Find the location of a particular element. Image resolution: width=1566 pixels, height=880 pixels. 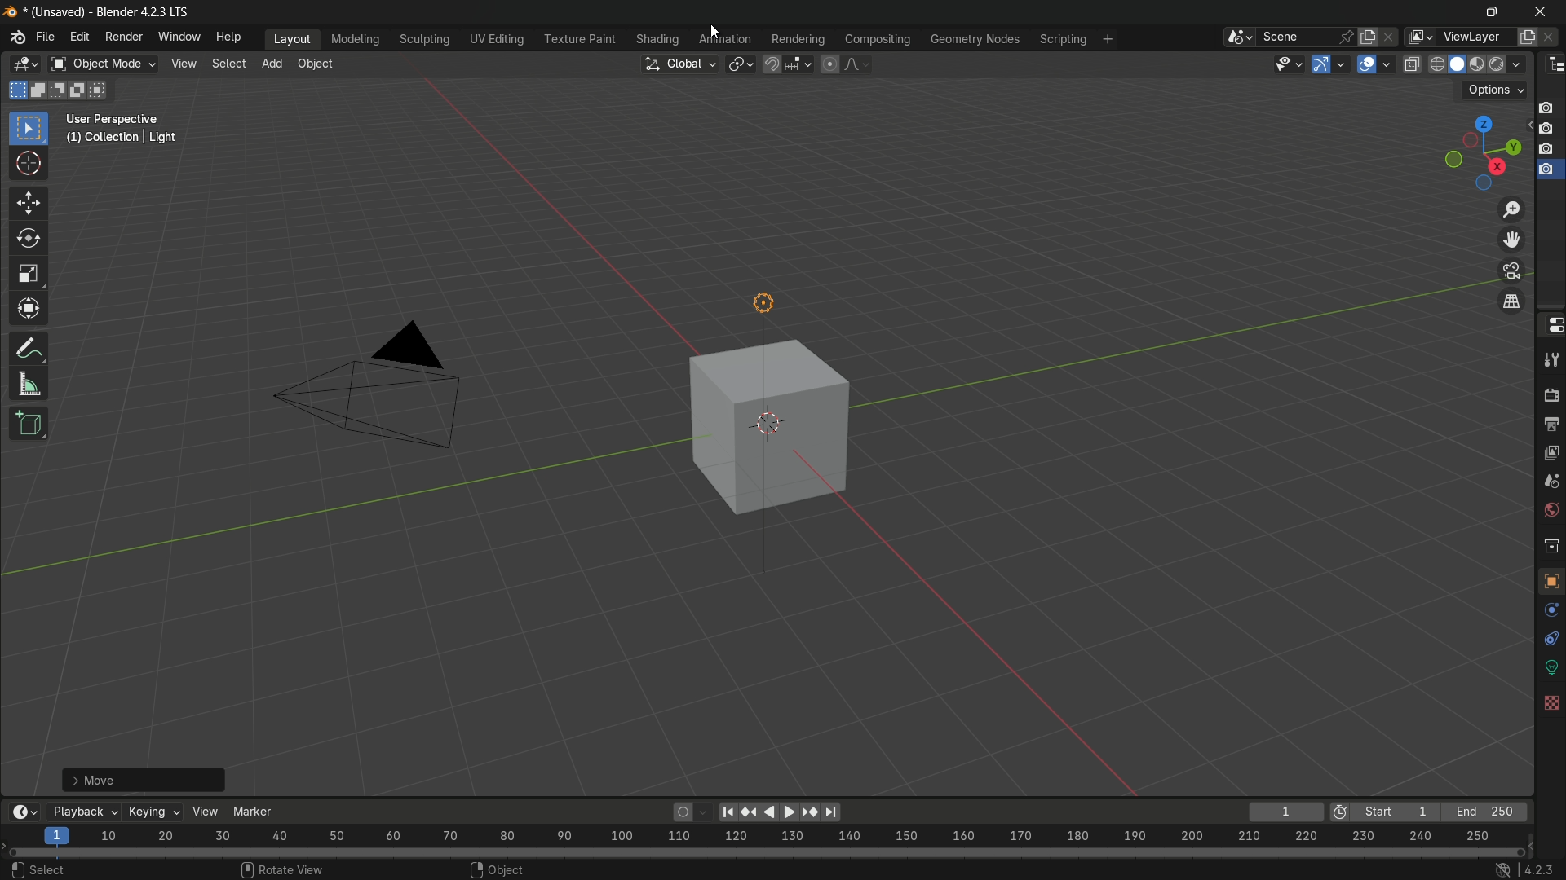

file menu is located at coordinates (46, 38).